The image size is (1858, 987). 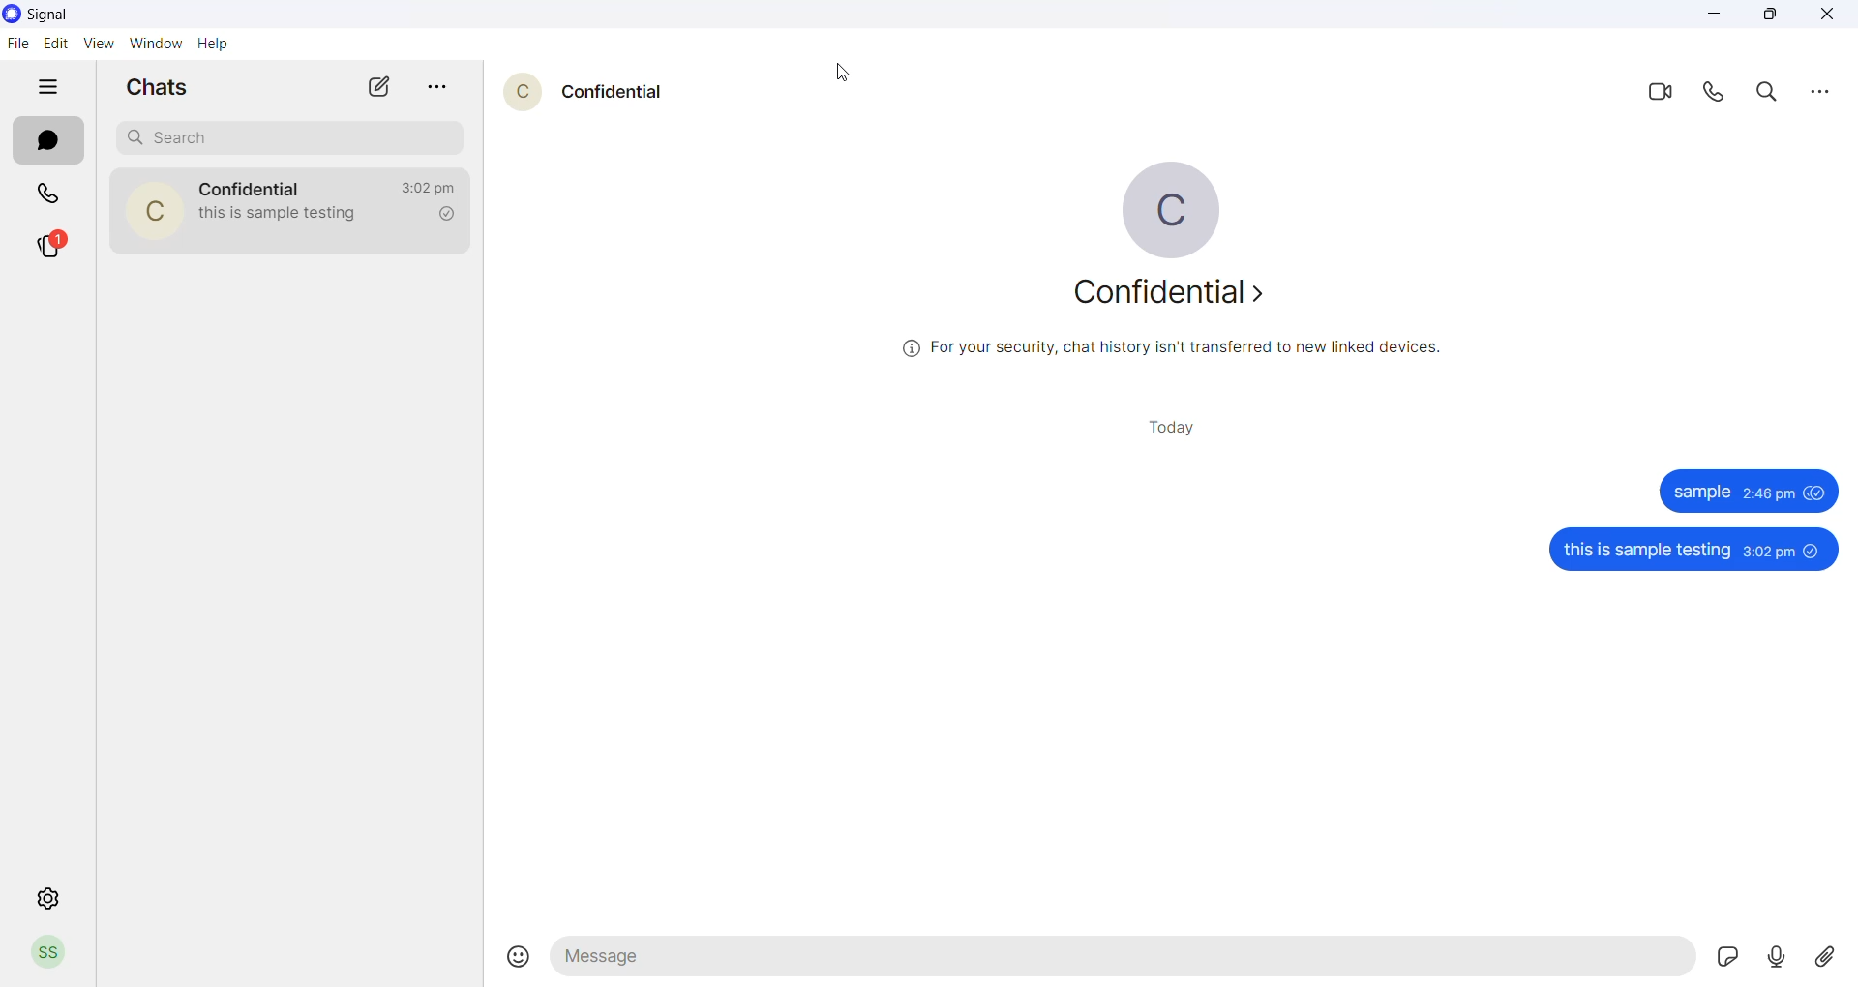 I want to click on view, so click(x=97, y=43).